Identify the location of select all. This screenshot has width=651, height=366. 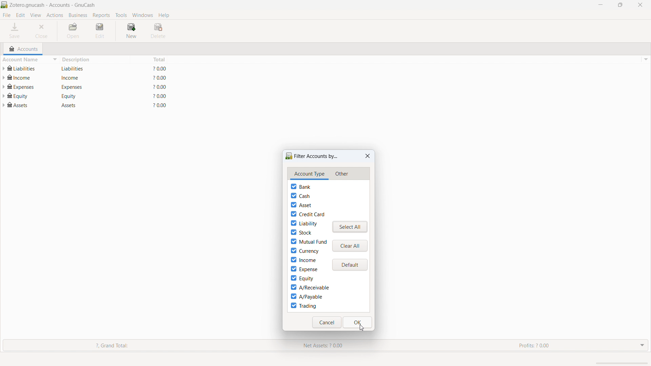
(349, 227).